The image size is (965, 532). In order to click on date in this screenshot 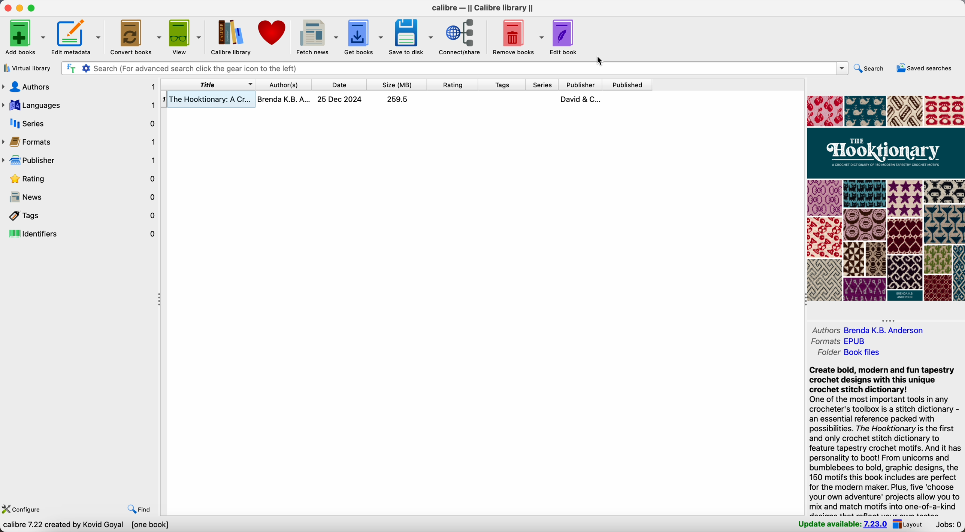, I will do `click(338, 85)`.